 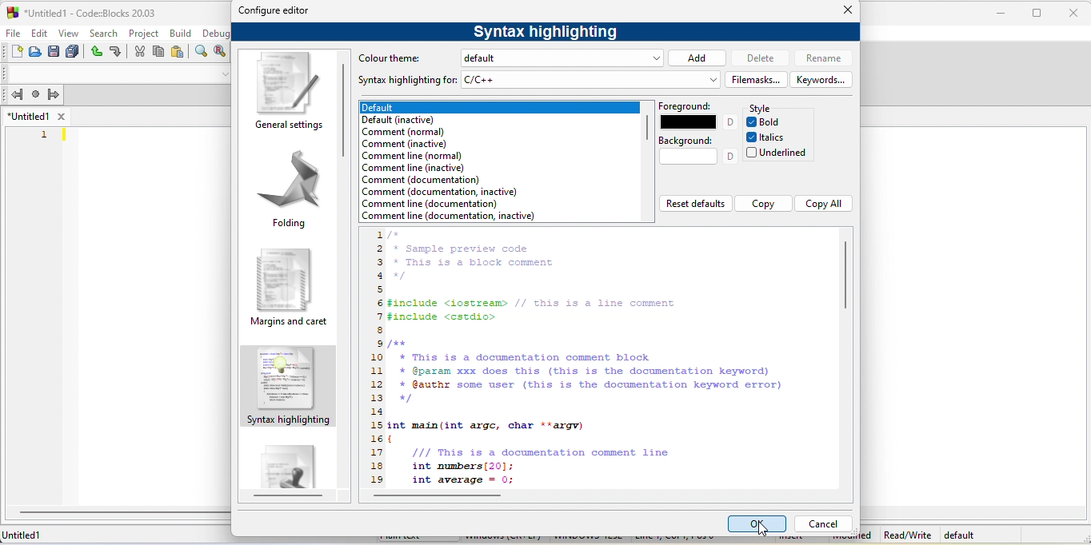 What do you see at coordinates (413, 168) in the screenshot?
I see `comment line inactive` at bounding box center [413, 168].